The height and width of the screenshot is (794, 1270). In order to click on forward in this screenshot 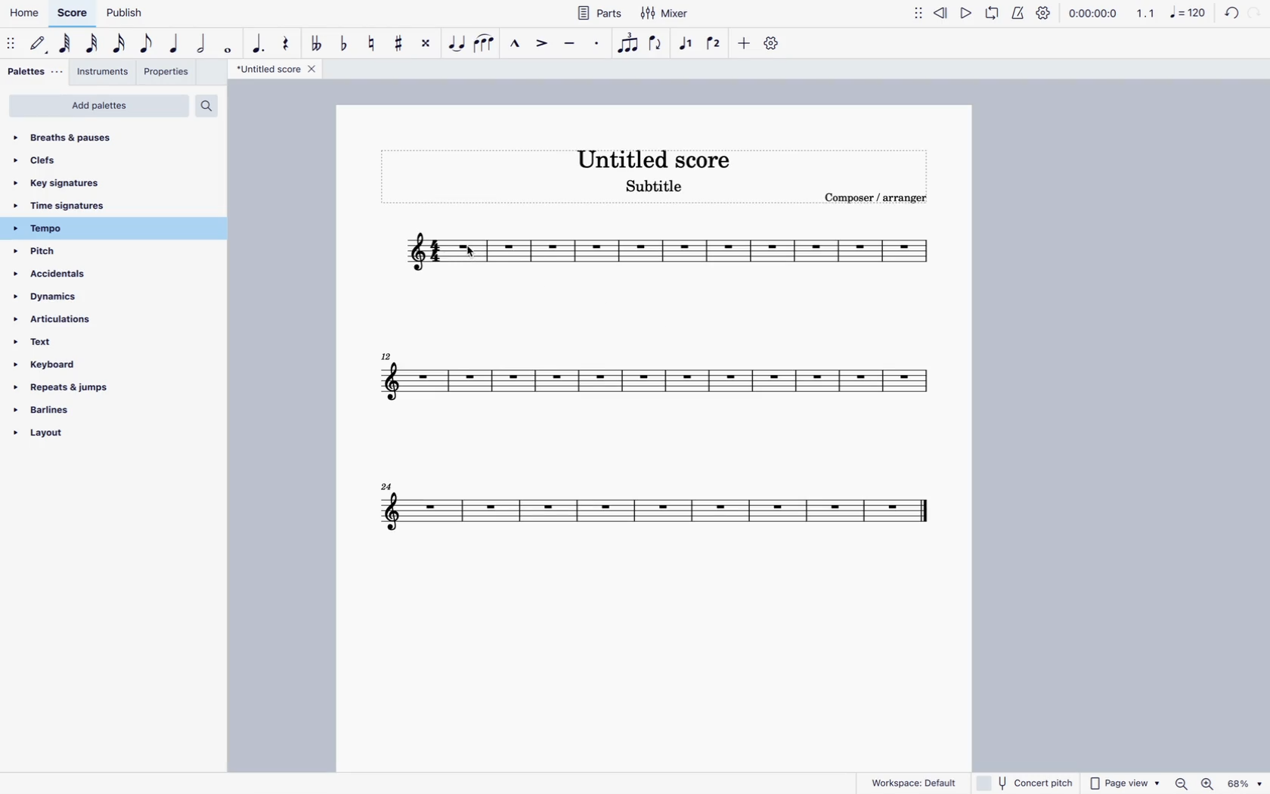, I will do `click(1257, 14)`.